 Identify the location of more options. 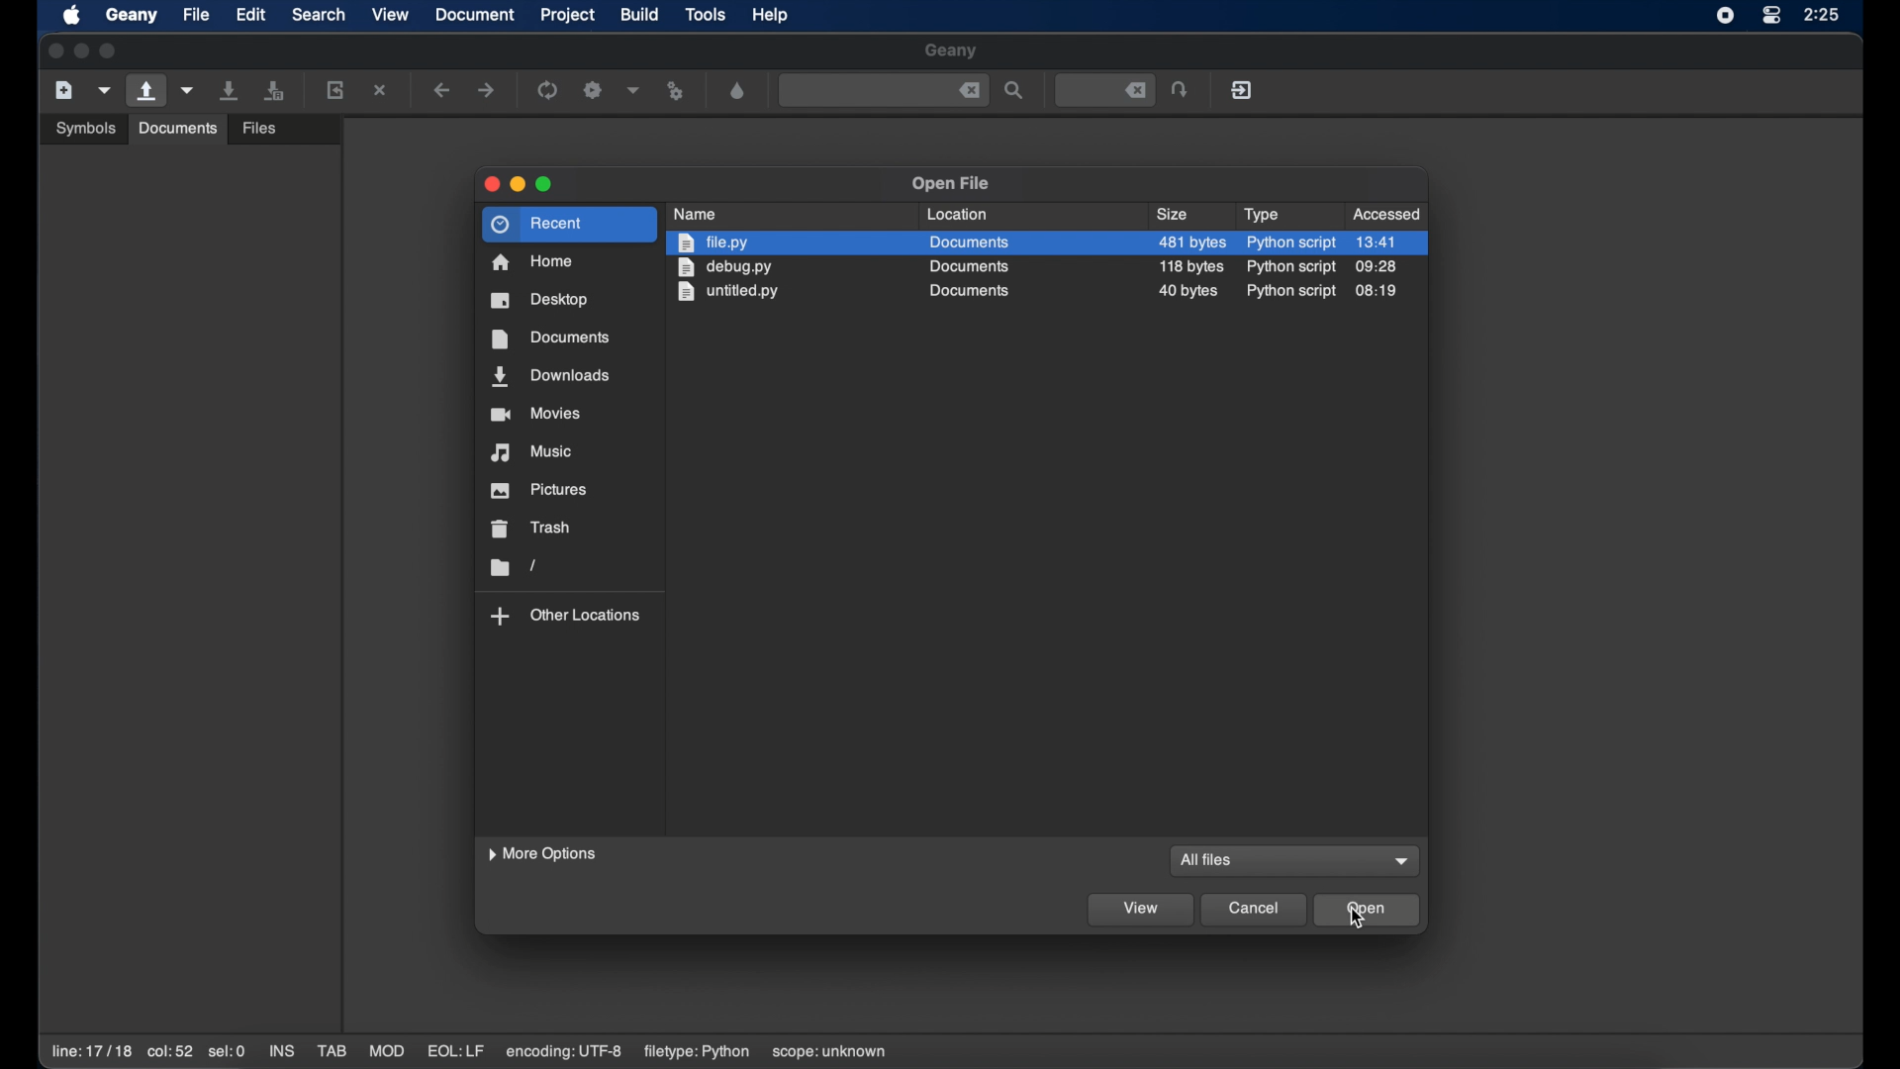
(541, 854).